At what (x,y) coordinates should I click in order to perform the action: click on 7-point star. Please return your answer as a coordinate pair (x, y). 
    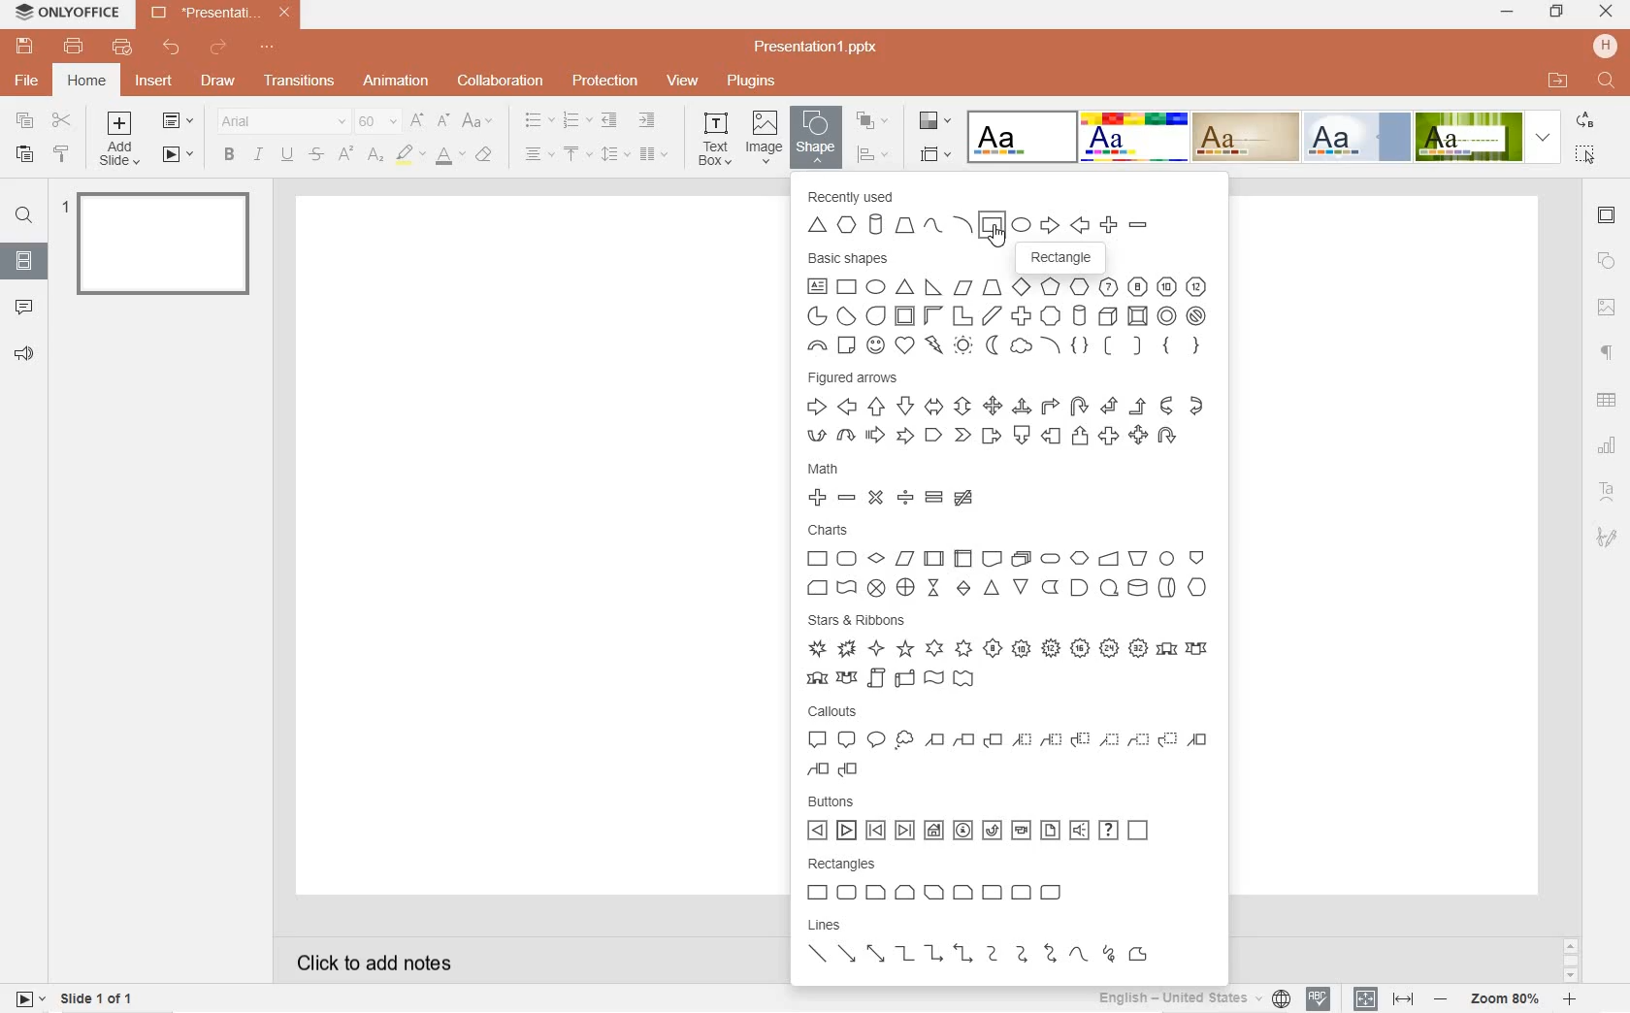
    Looking at the image, I should click on (964, 650).